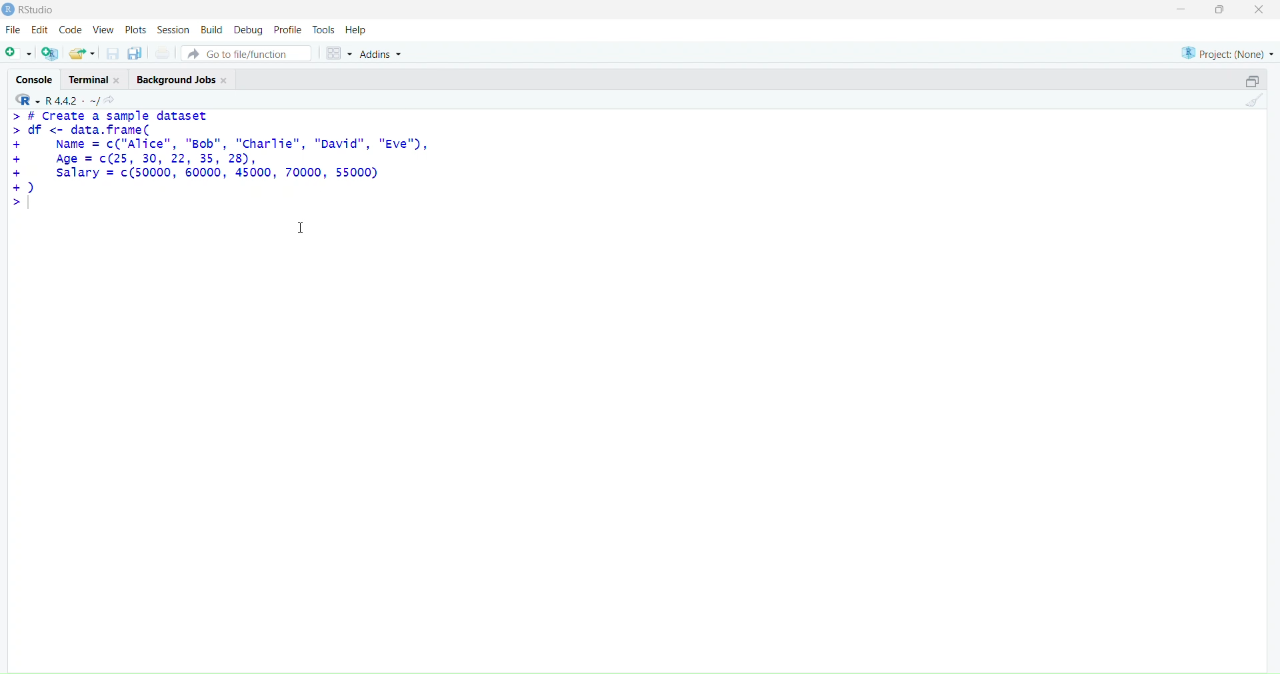 The image size is (1280, 674). I want to click on build, so click(213, 30).